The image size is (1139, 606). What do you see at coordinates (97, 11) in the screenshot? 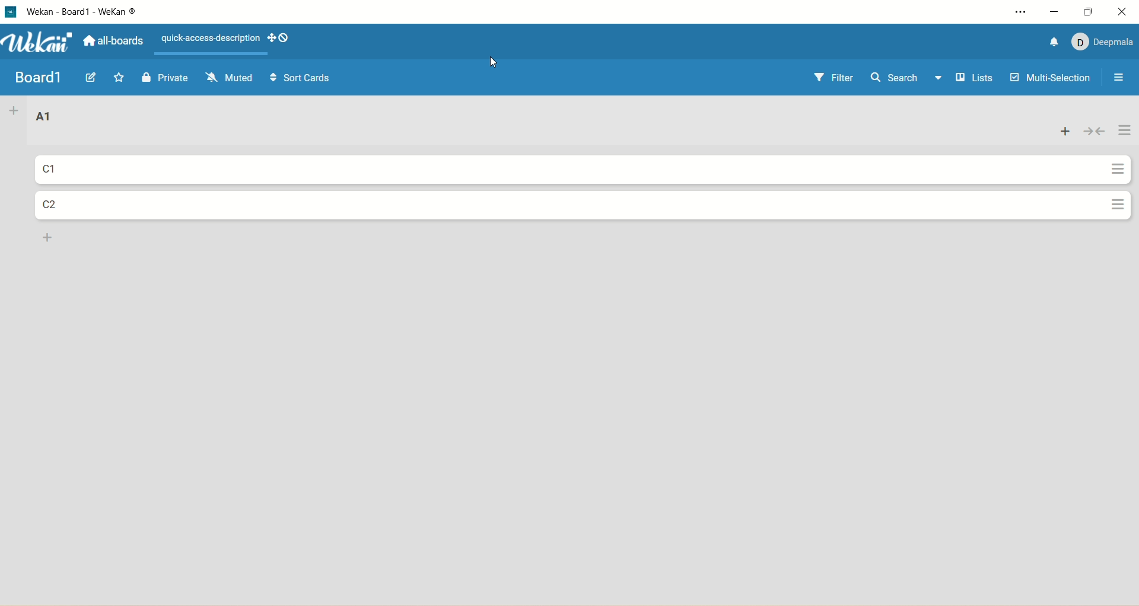
I see `title` at bounding box center [97, 11].